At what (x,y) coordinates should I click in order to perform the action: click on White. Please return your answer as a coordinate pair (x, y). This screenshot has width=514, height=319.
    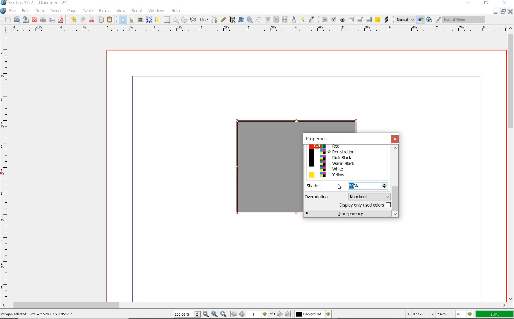
    Looking at the image, I should click on (346, 169).